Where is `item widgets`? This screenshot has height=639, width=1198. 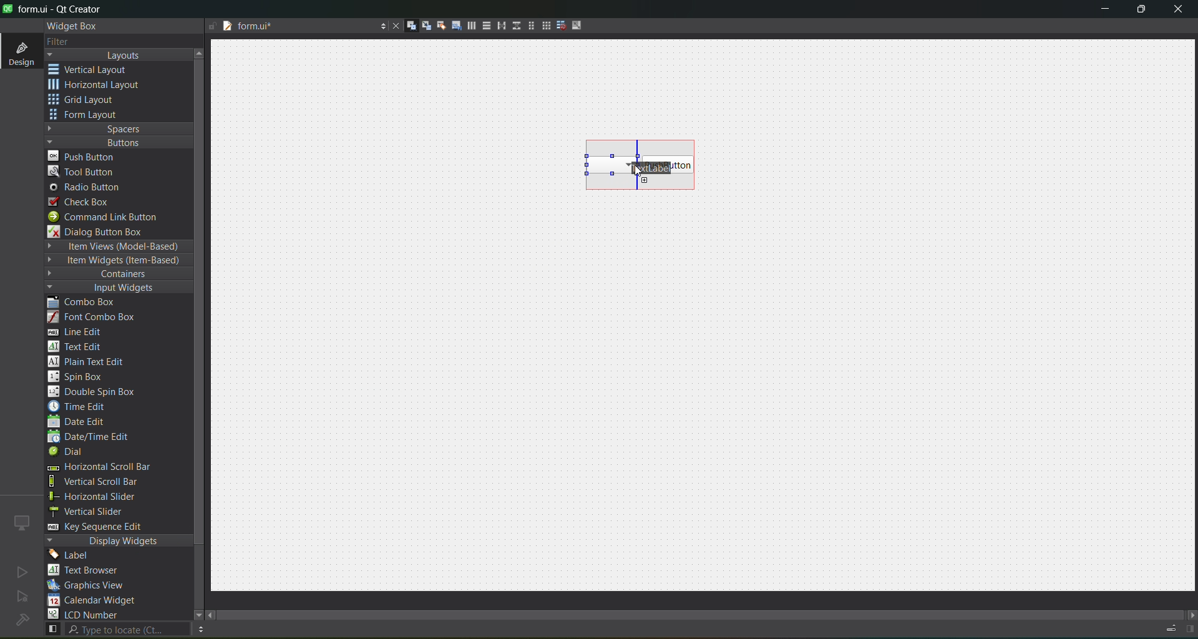 item widgets is located at coordinates (116, 261).